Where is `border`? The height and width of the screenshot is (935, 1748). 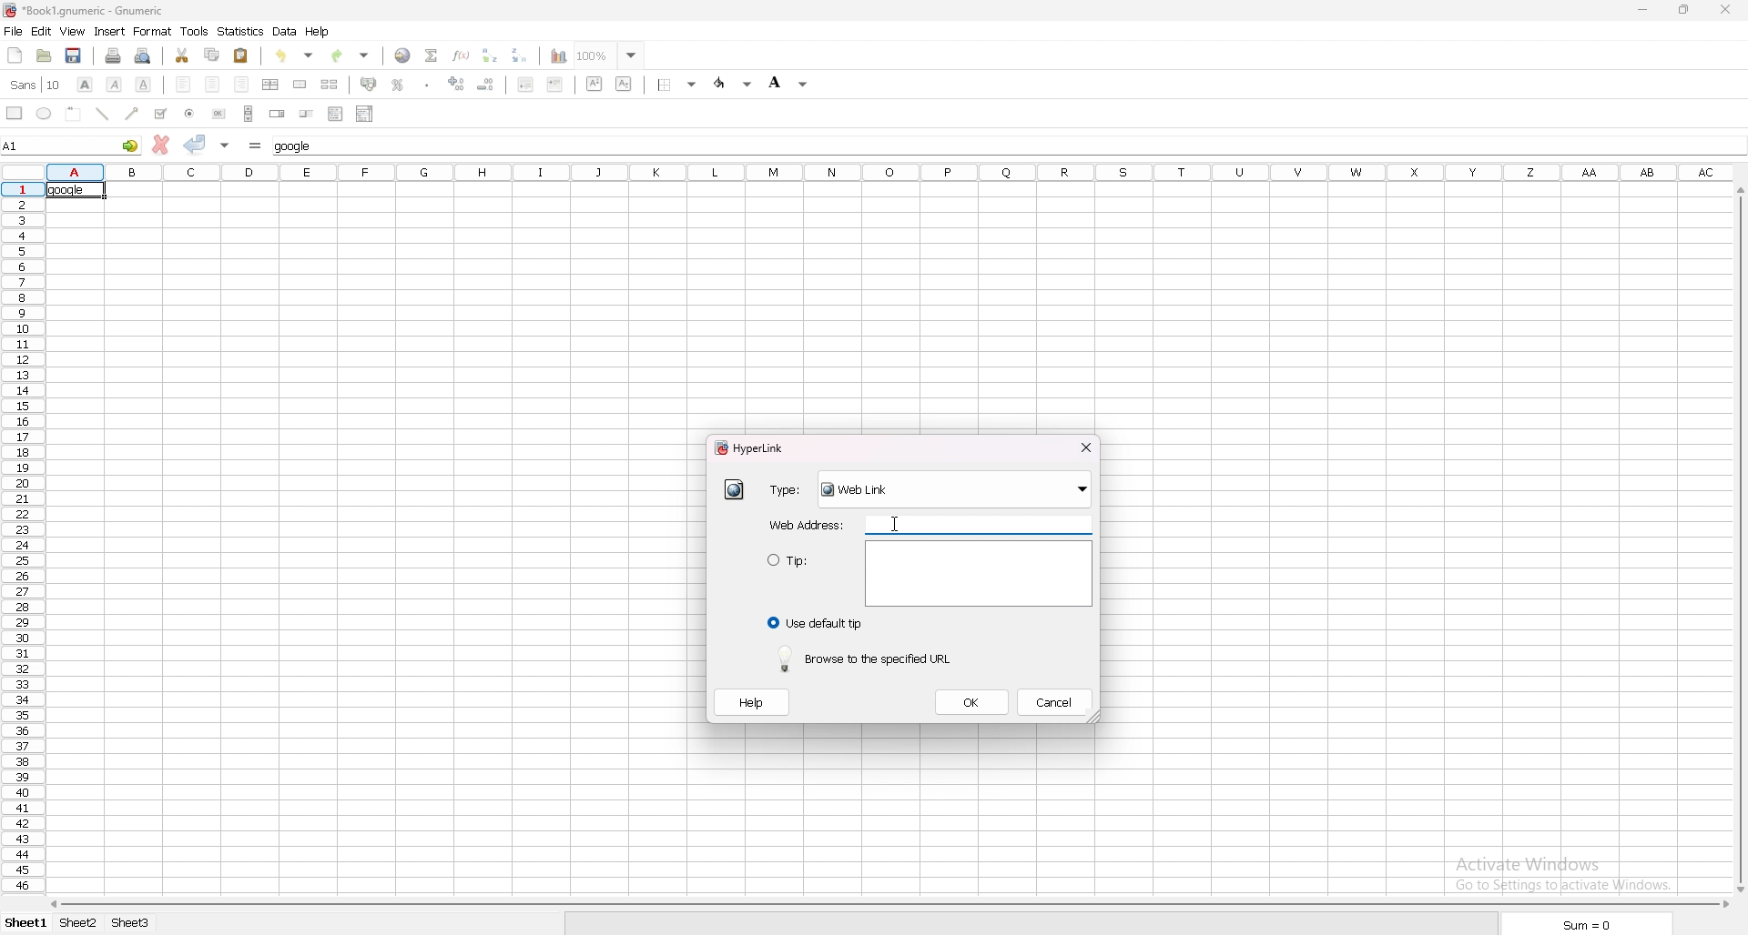
border is located at coordinates (676, 85).